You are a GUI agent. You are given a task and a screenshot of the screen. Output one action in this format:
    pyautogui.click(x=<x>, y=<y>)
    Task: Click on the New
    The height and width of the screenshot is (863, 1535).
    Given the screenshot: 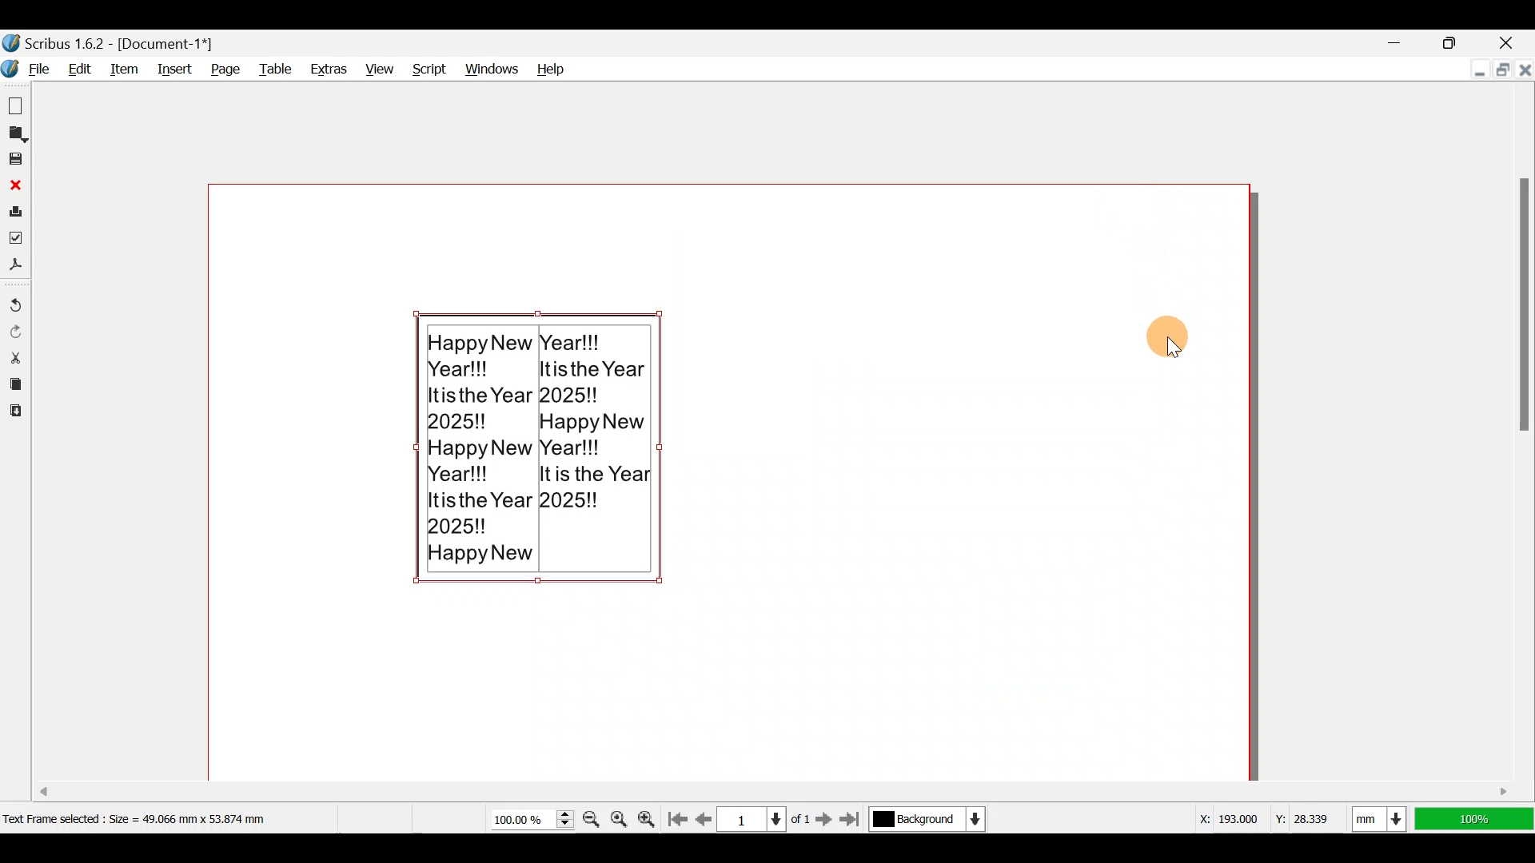 What is the action you would take?
    pyautogui.click(x=18, y=105)
    